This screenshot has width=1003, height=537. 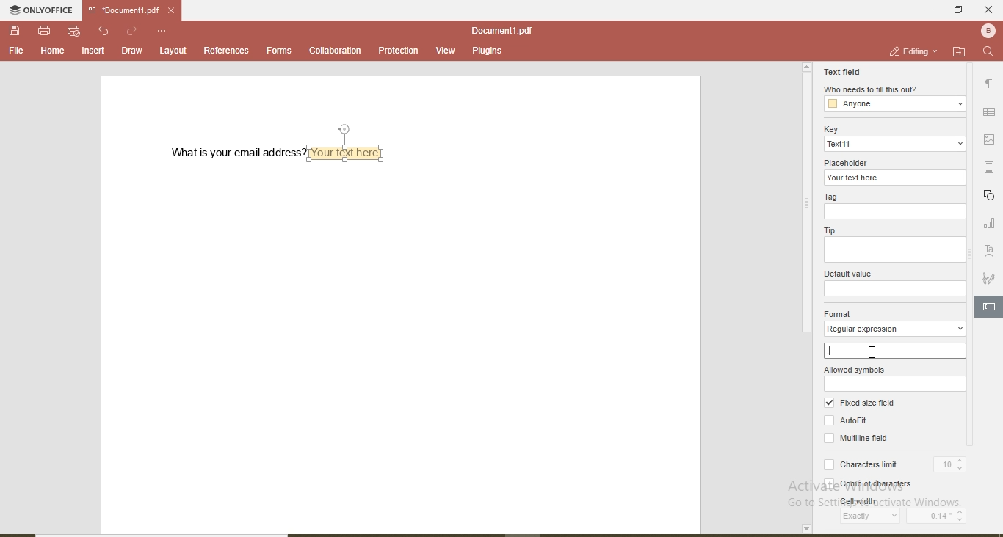 I want to click on picture, so click(x=992, y=139).